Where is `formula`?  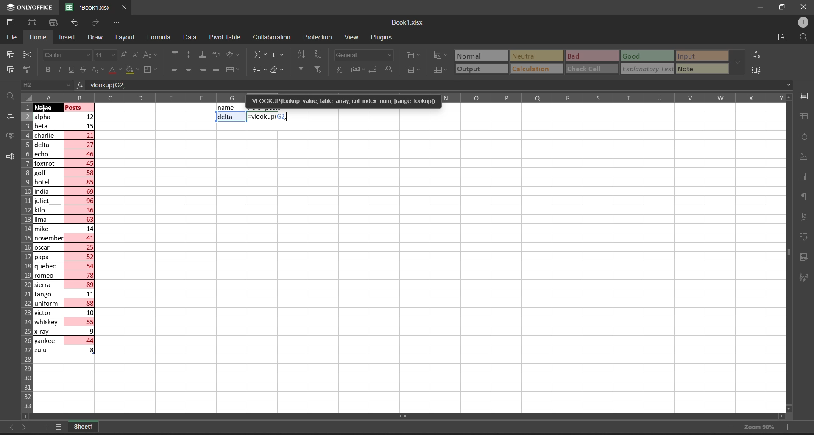
formula is located at coordinates (161, 38).